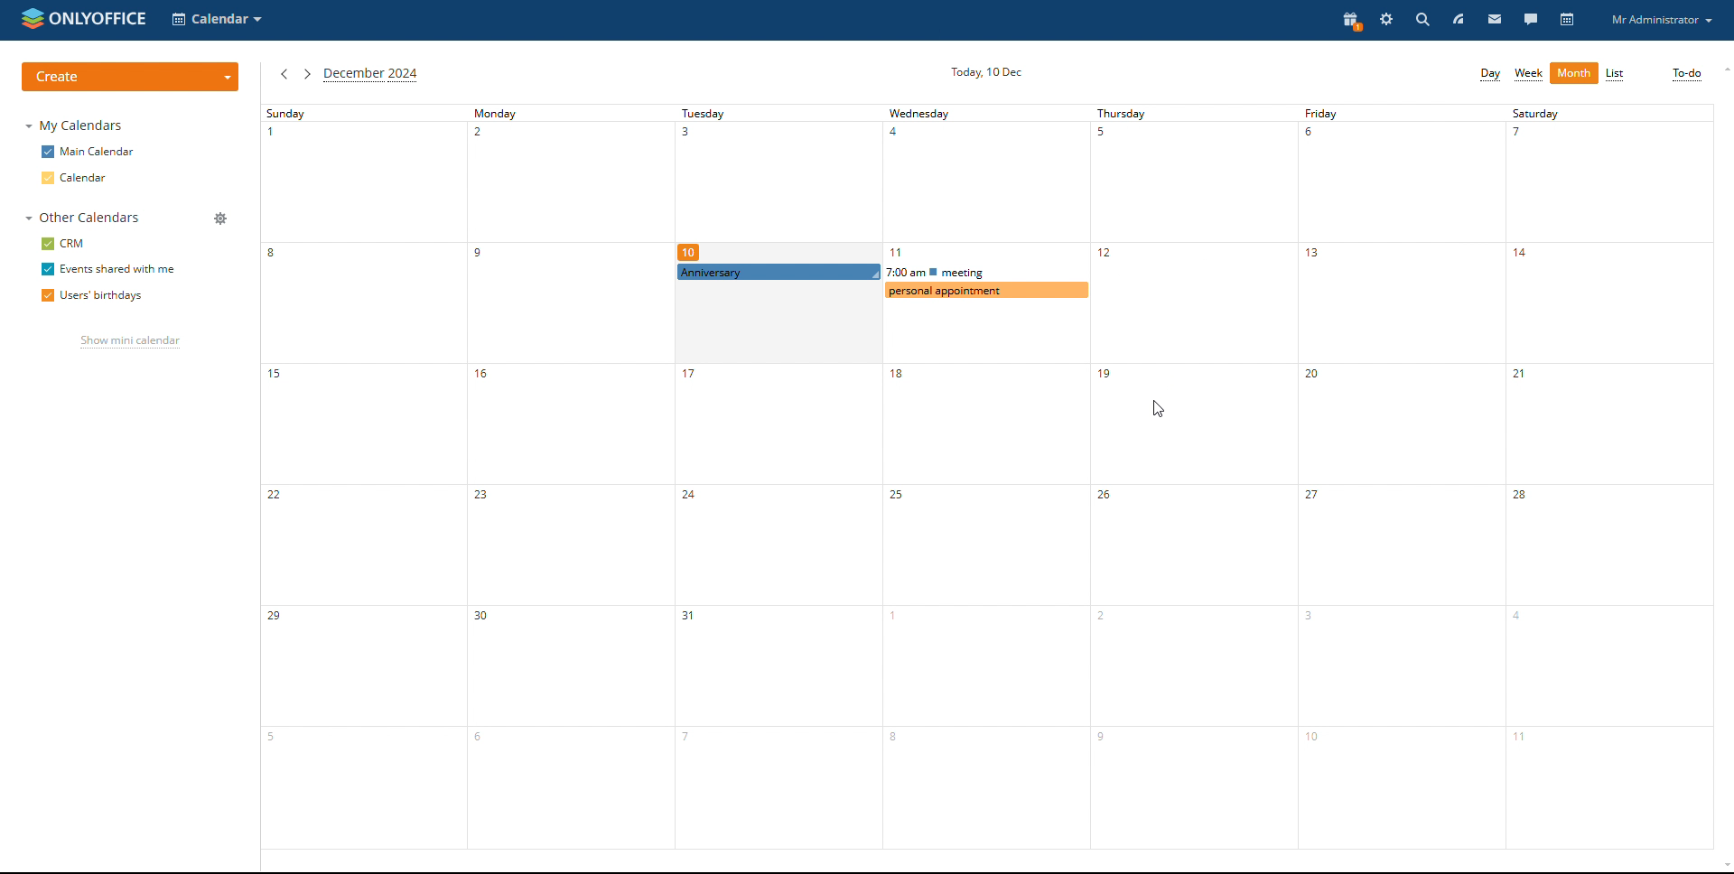  Describe the element at coordinates (986, 290) in the screenshot. I see `personal appointment created` at that location.